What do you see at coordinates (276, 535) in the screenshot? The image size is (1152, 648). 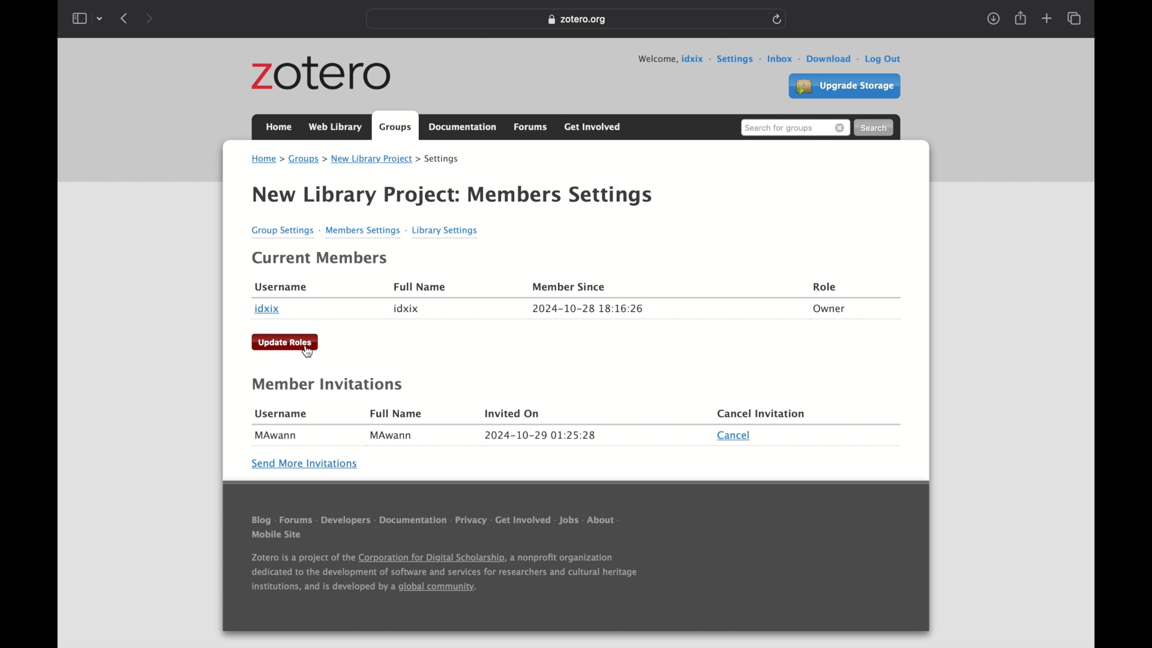 I see `mobile site` at bounding box center [276, 535].